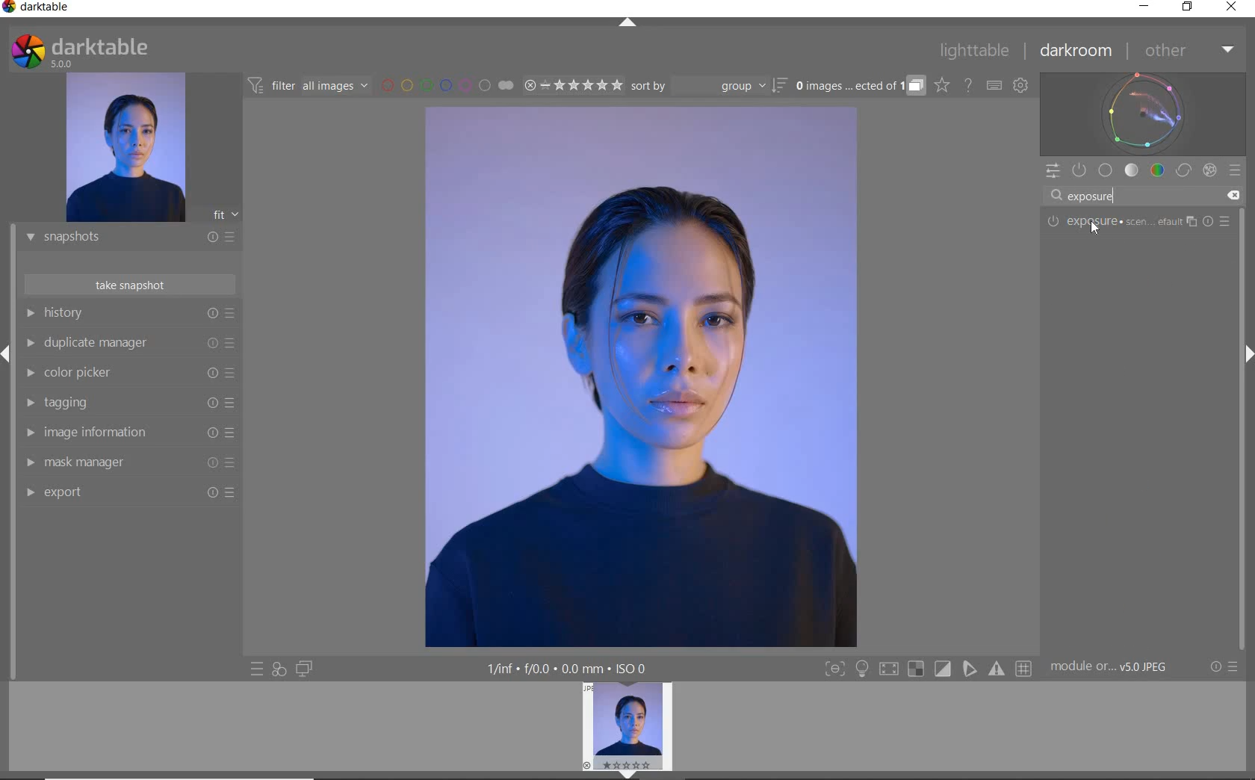 The image size is (1255, 780). I want to click on Button, so click(970, 669).